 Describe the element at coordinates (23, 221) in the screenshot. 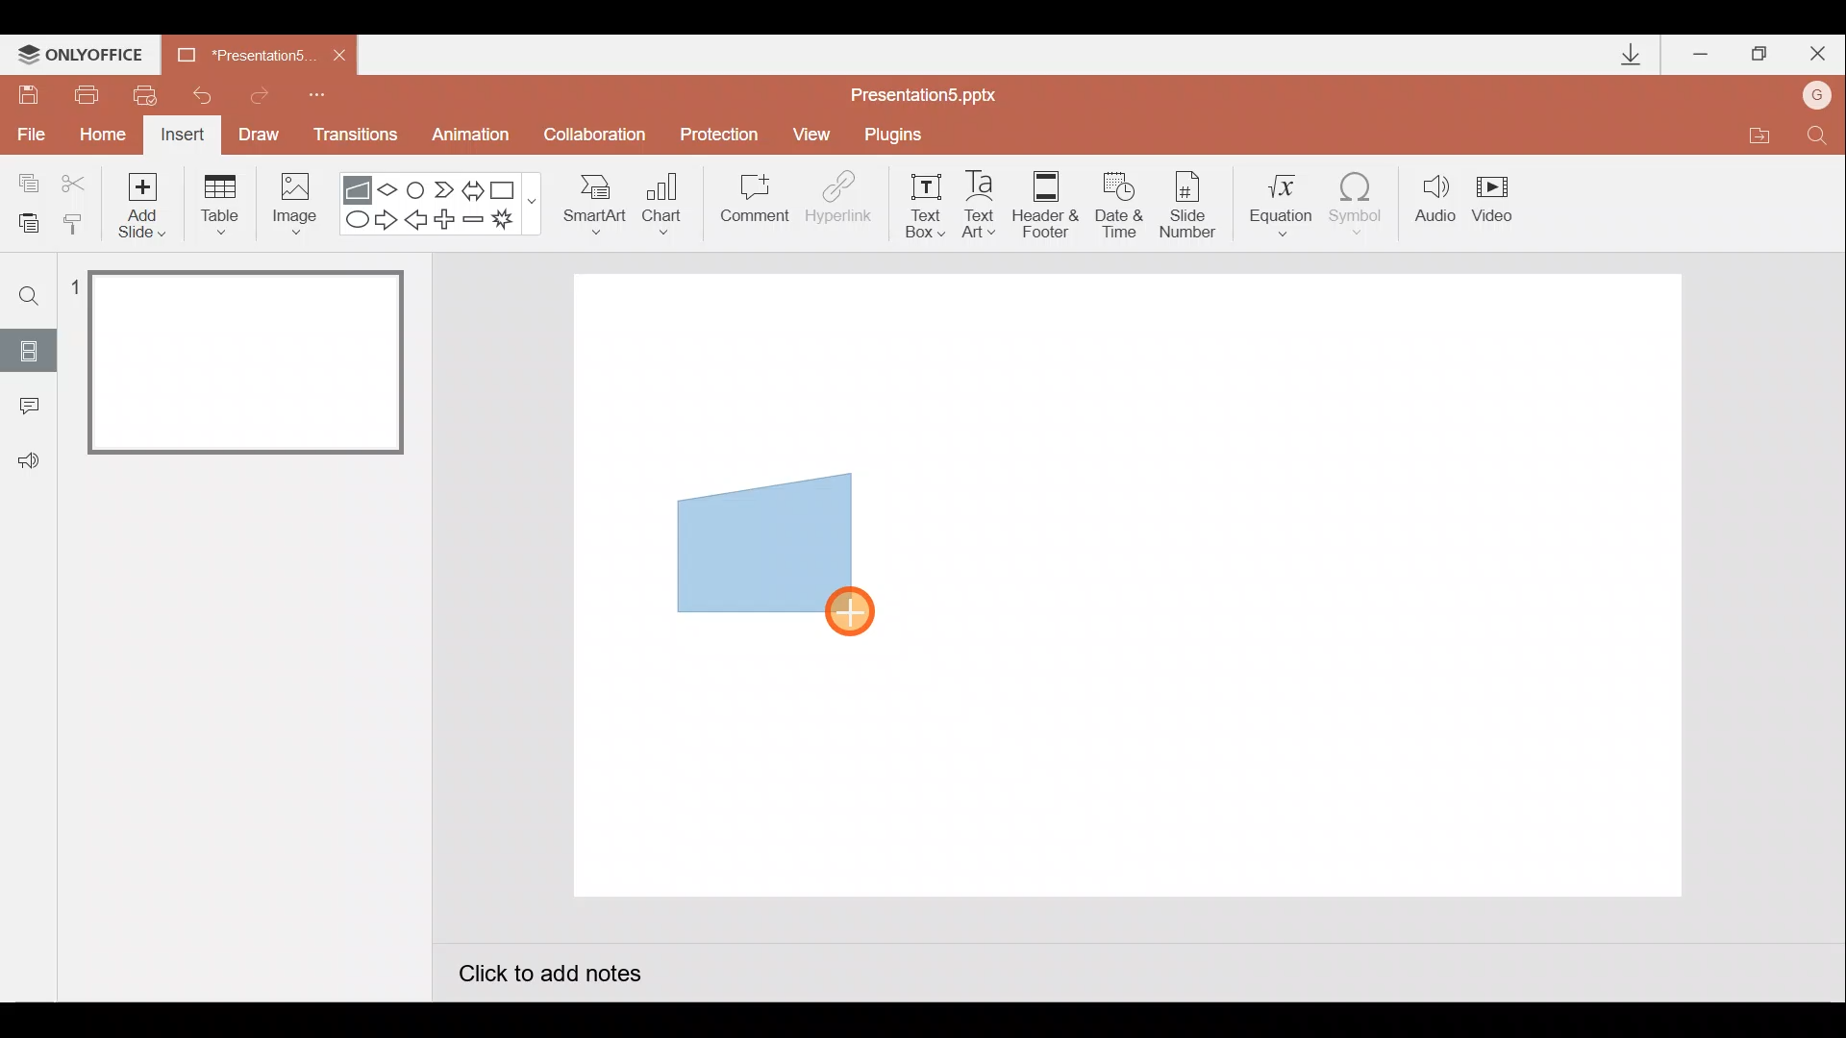

I see `Paste` at that location.